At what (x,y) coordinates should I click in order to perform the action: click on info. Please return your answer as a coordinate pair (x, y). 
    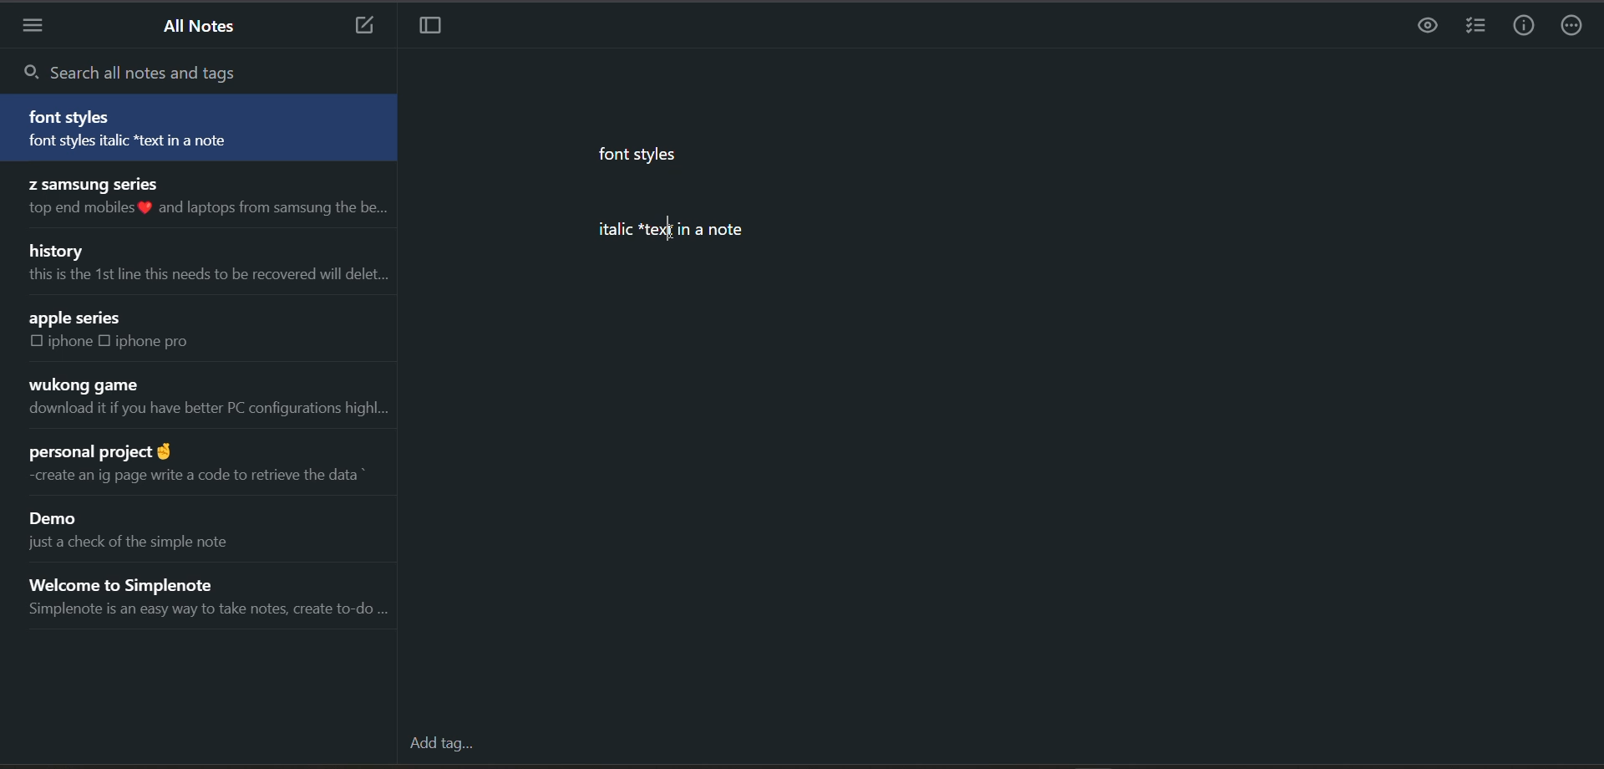
    Looking at the image, I should click on (1527, 23).